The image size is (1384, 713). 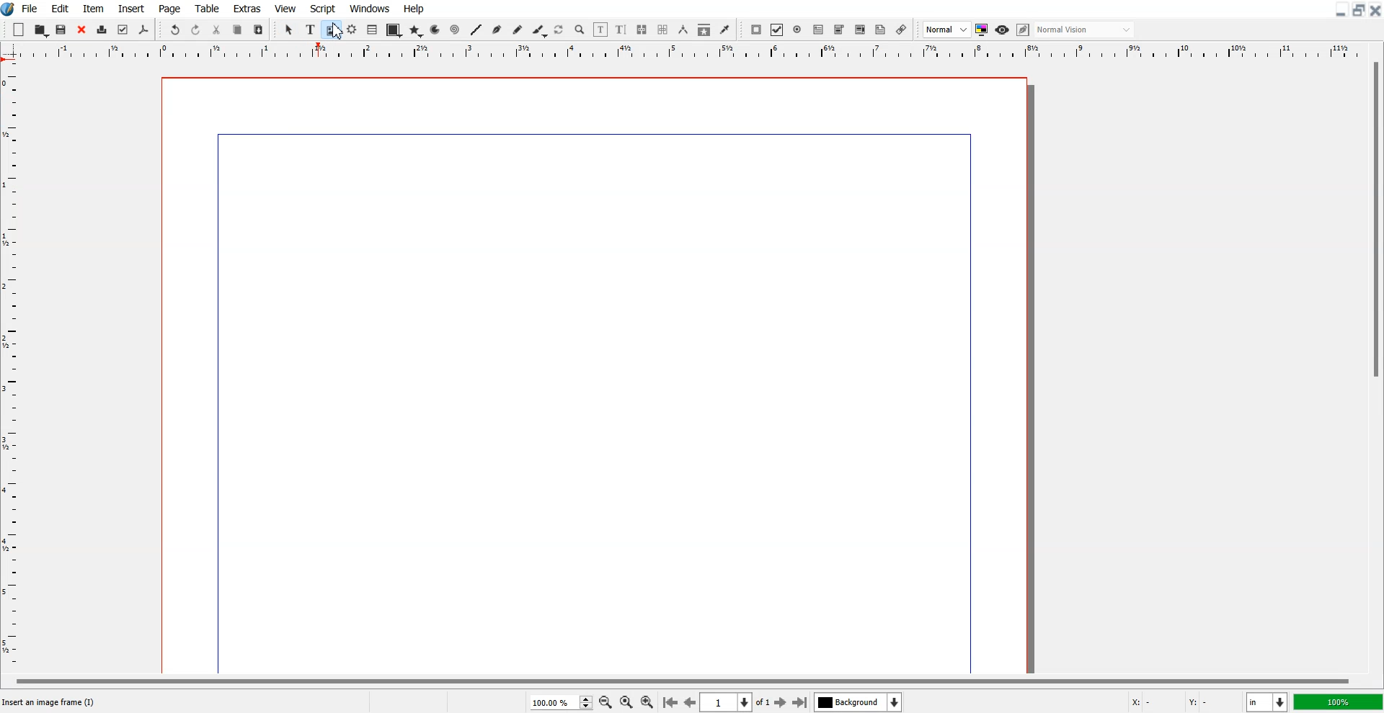 What do you see at coordinates (1184, 701) in the screenshot?
I see `X,Y Co-ordinate` at bounding box center [1184, 701].